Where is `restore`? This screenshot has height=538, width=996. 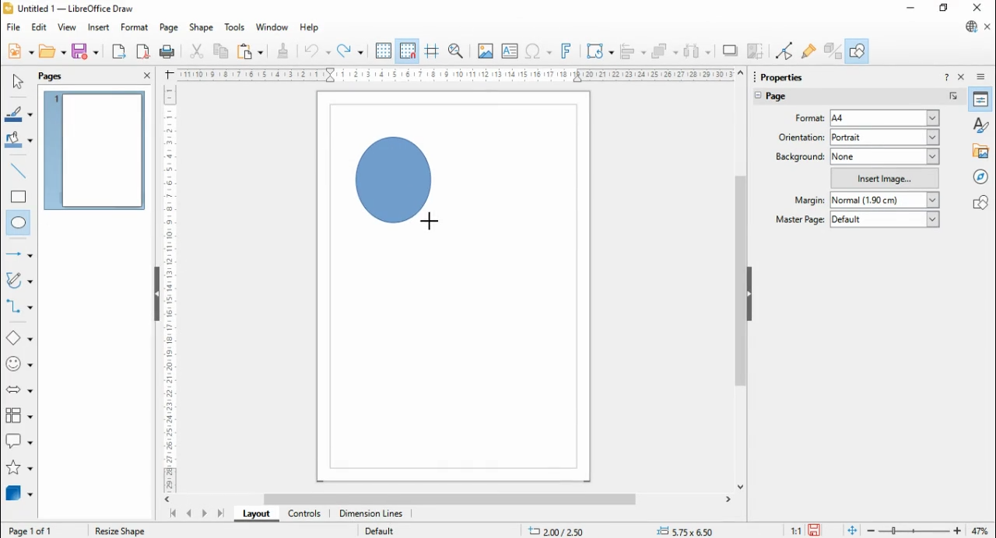
restore is located at coordinates (945, 9).